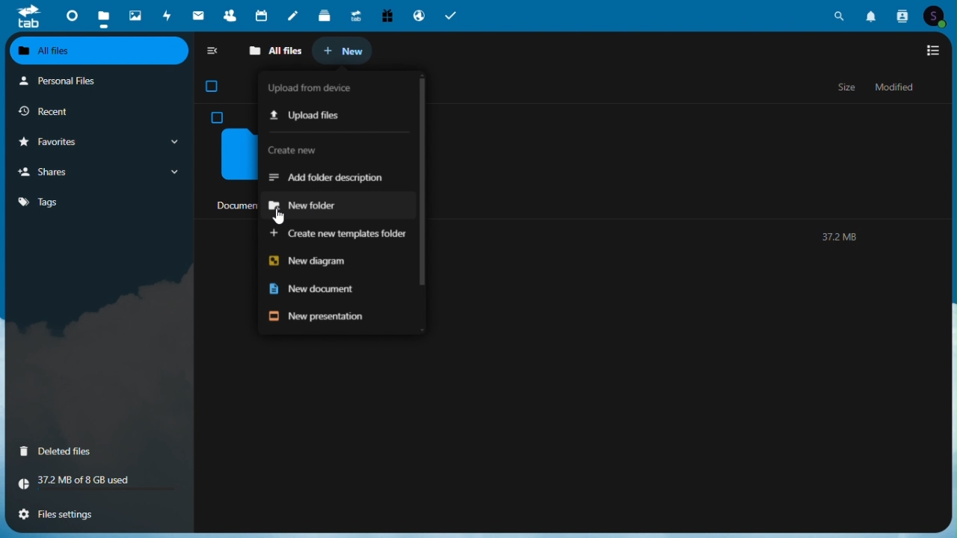 Image resolution: width=957 pixels, height=538 pixels. What do you see at coordinates (94, 143) in the screenshot?
I see `Favorites` at bounding box center [94, 143].